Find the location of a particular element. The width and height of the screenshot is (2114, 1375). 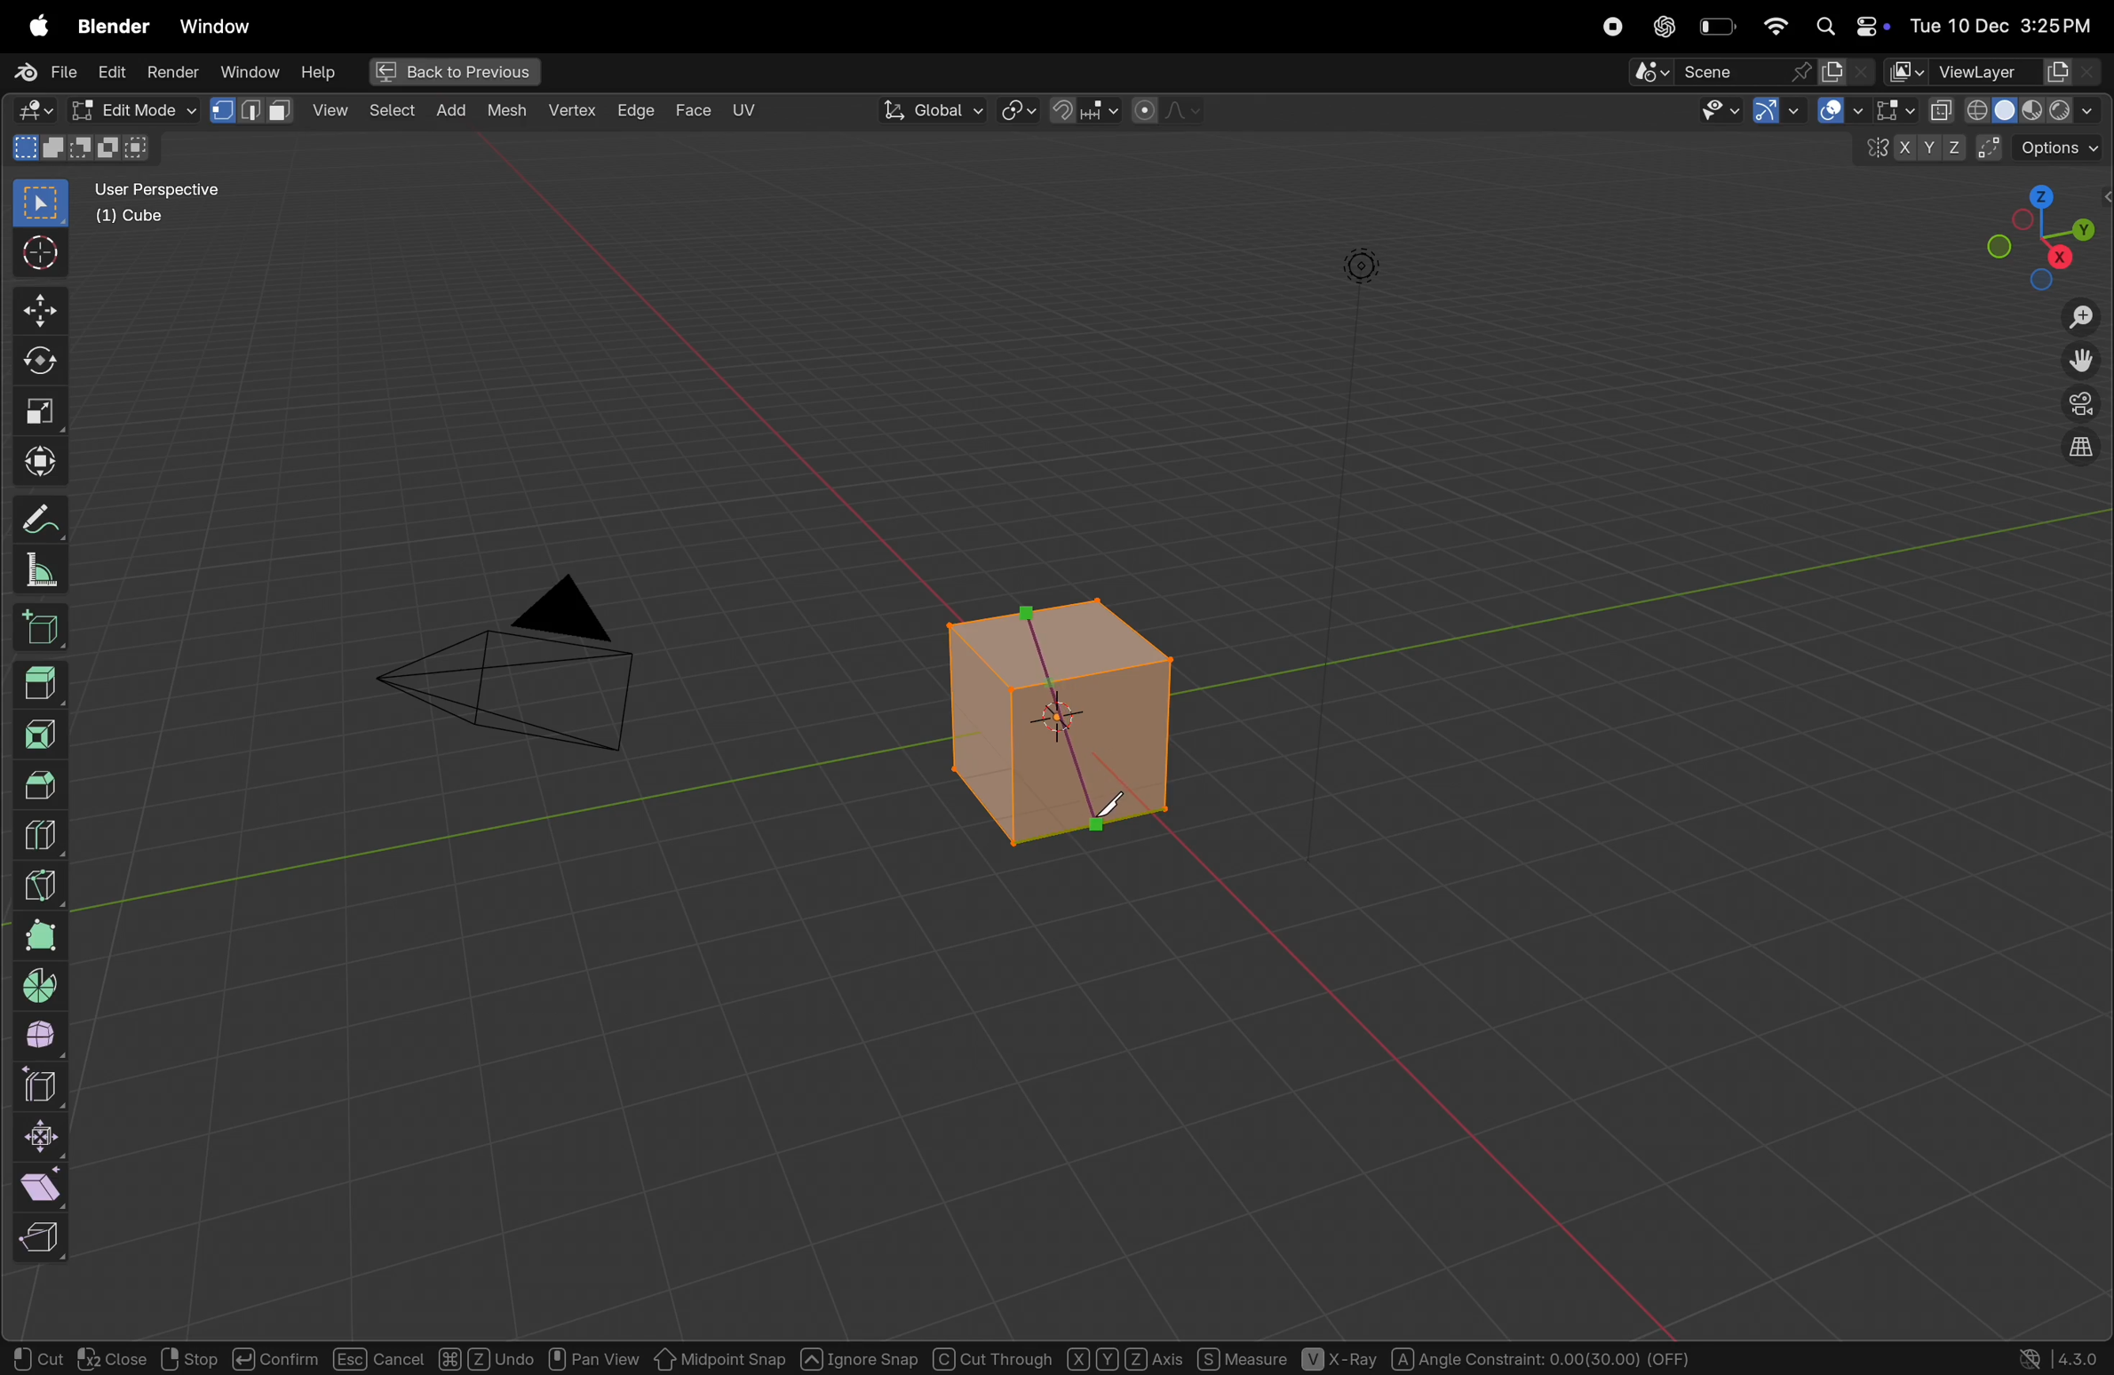

Global is located at coordinates (934, 110).